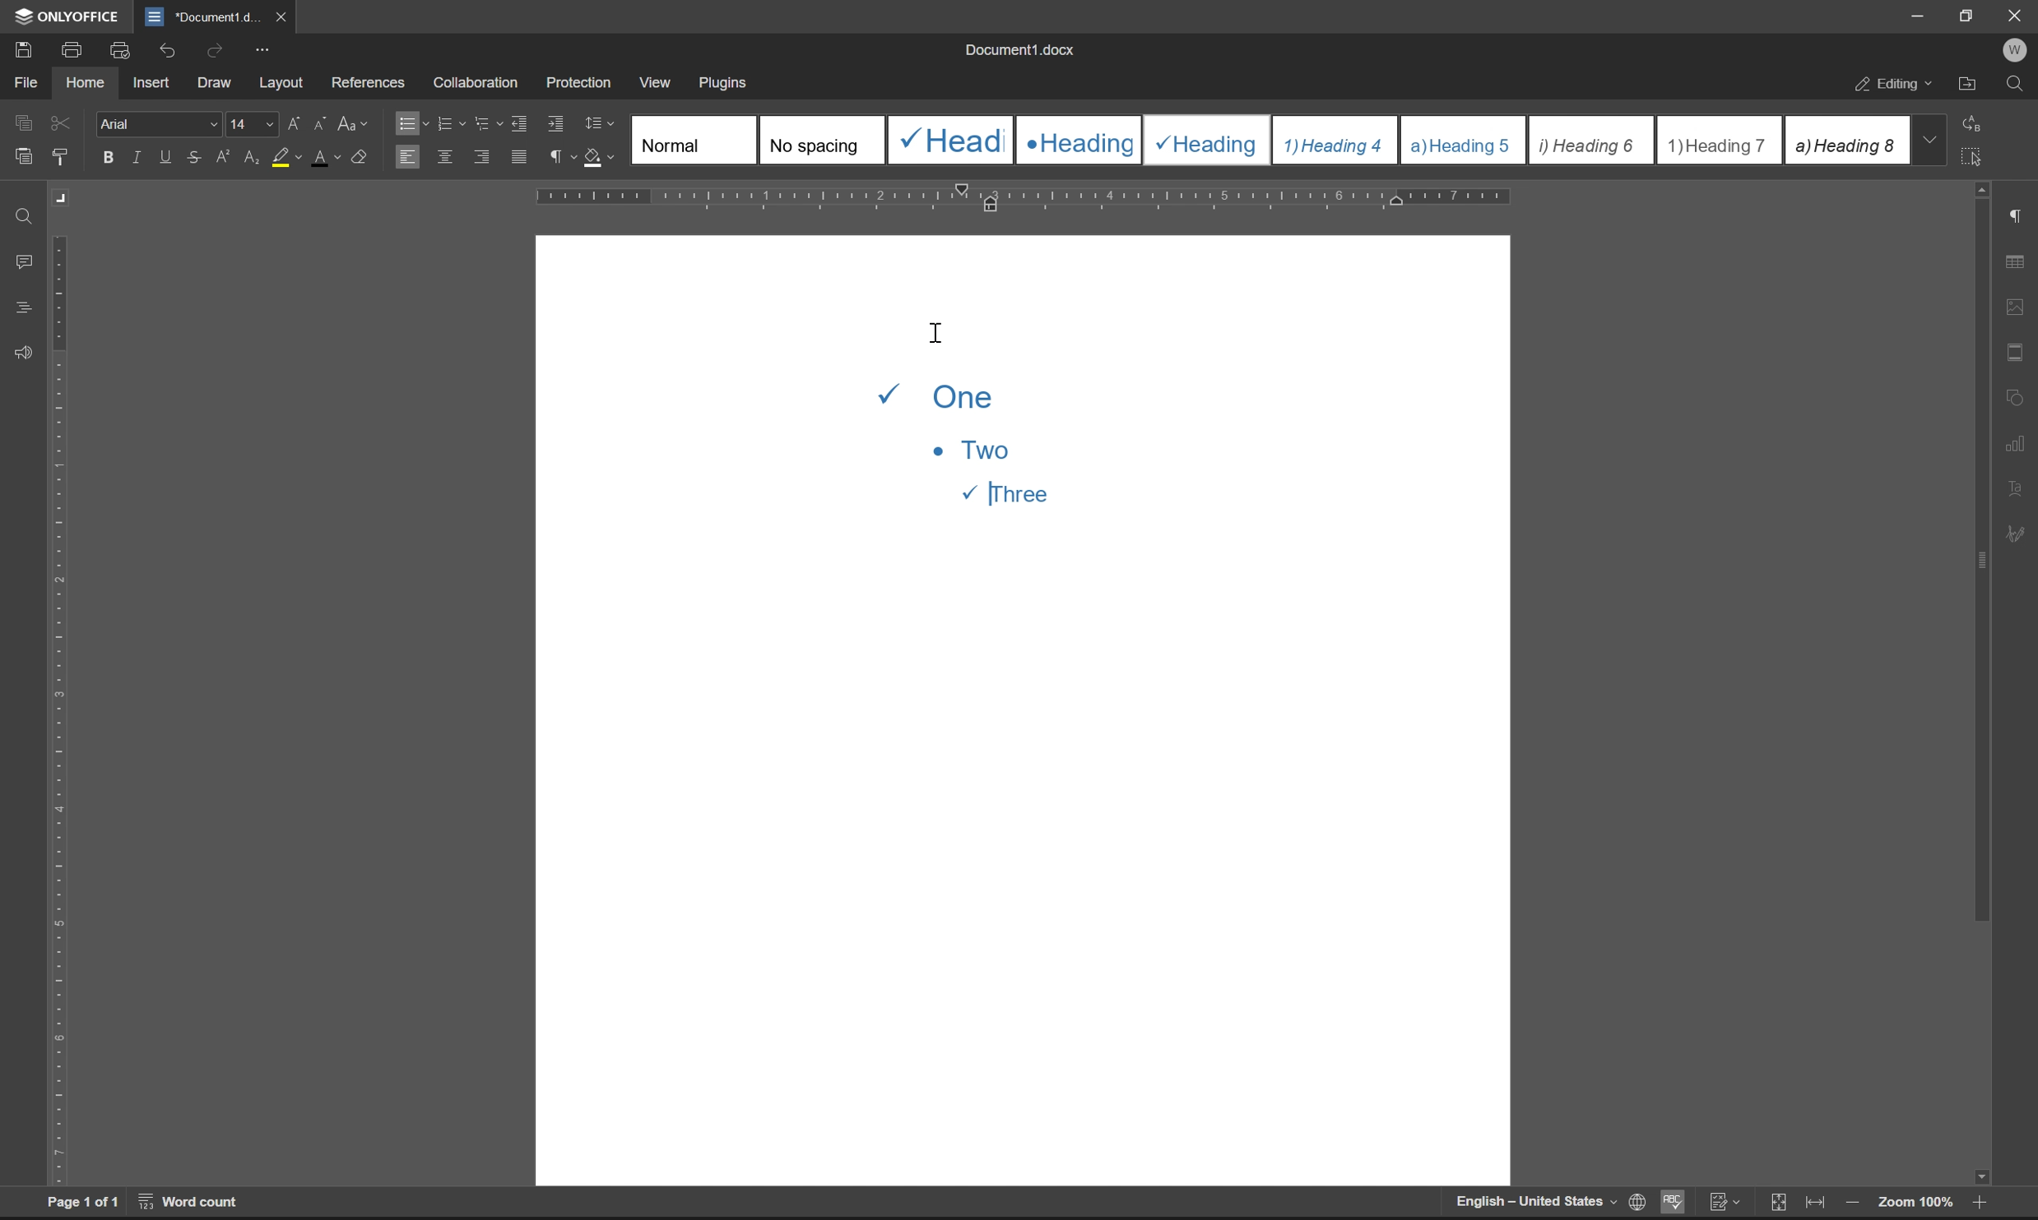 This screenshot has width=2038, height=1220. I want to click on close, so click(279, 16).